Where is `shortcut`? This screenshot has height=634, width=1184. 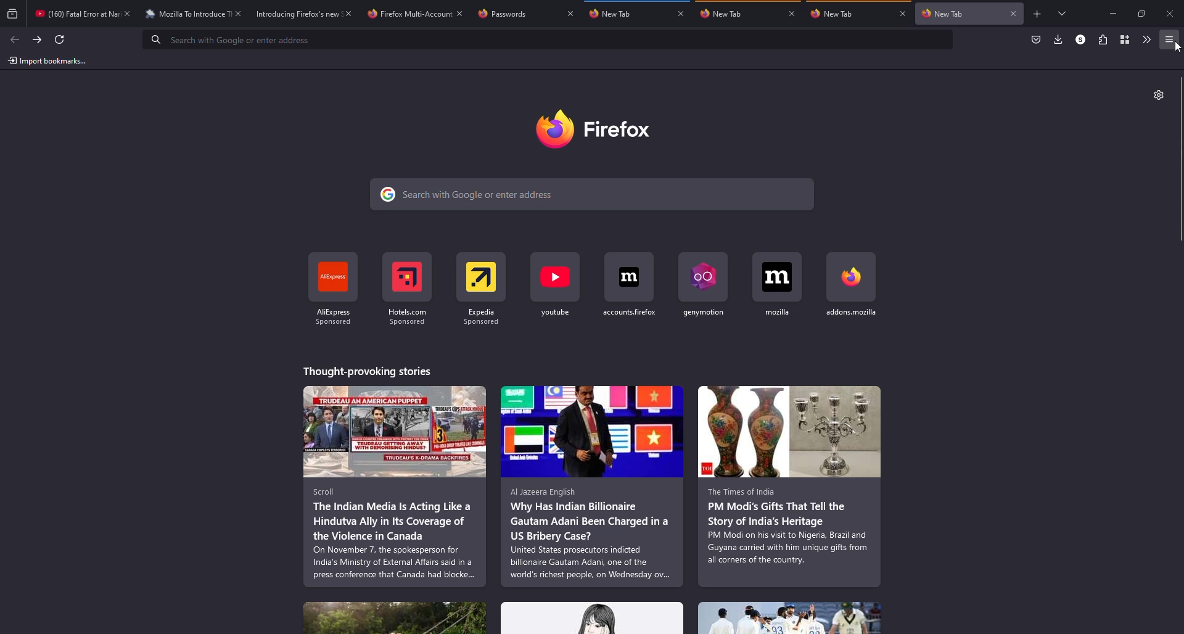 shortcut is located at coordinates (703, 286).